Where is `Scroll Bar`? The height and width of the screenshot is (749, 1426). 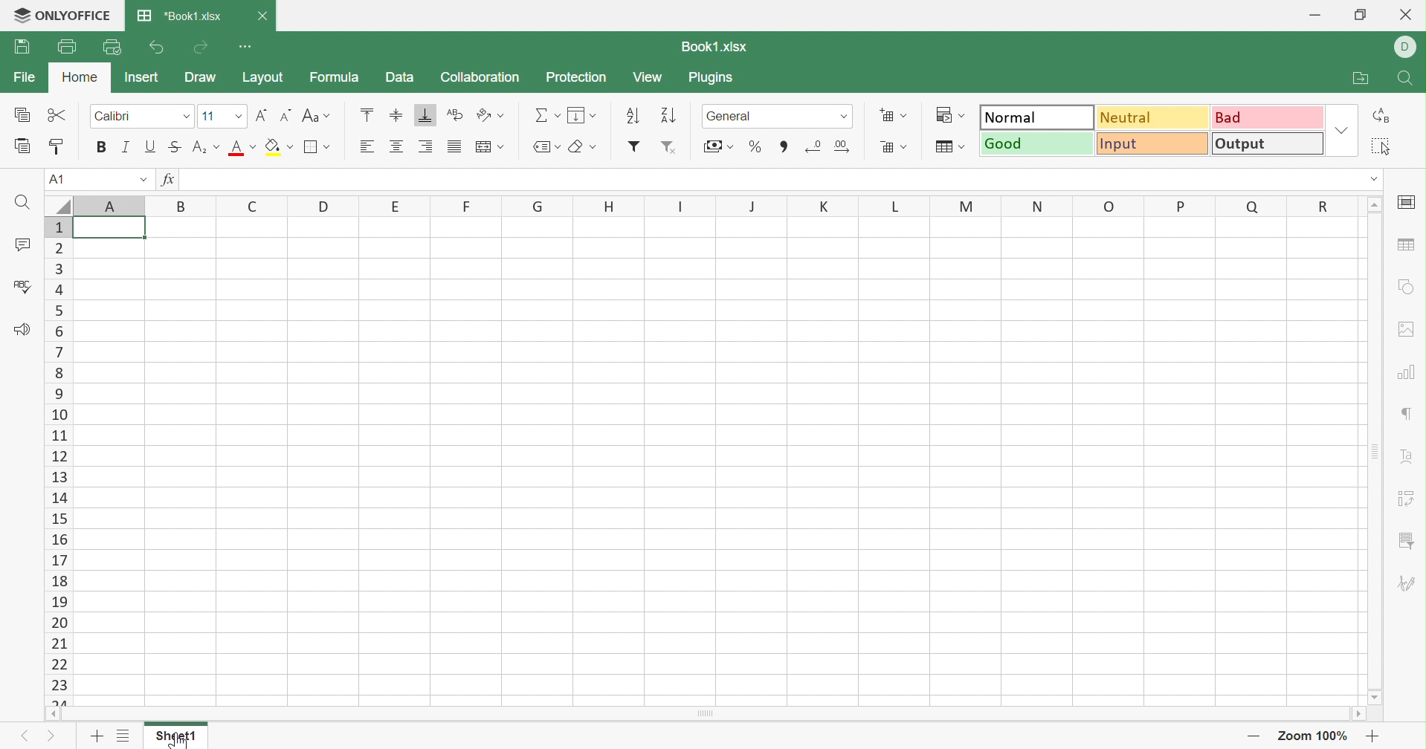
Scroll Bar is located at coordinates (702, 714).